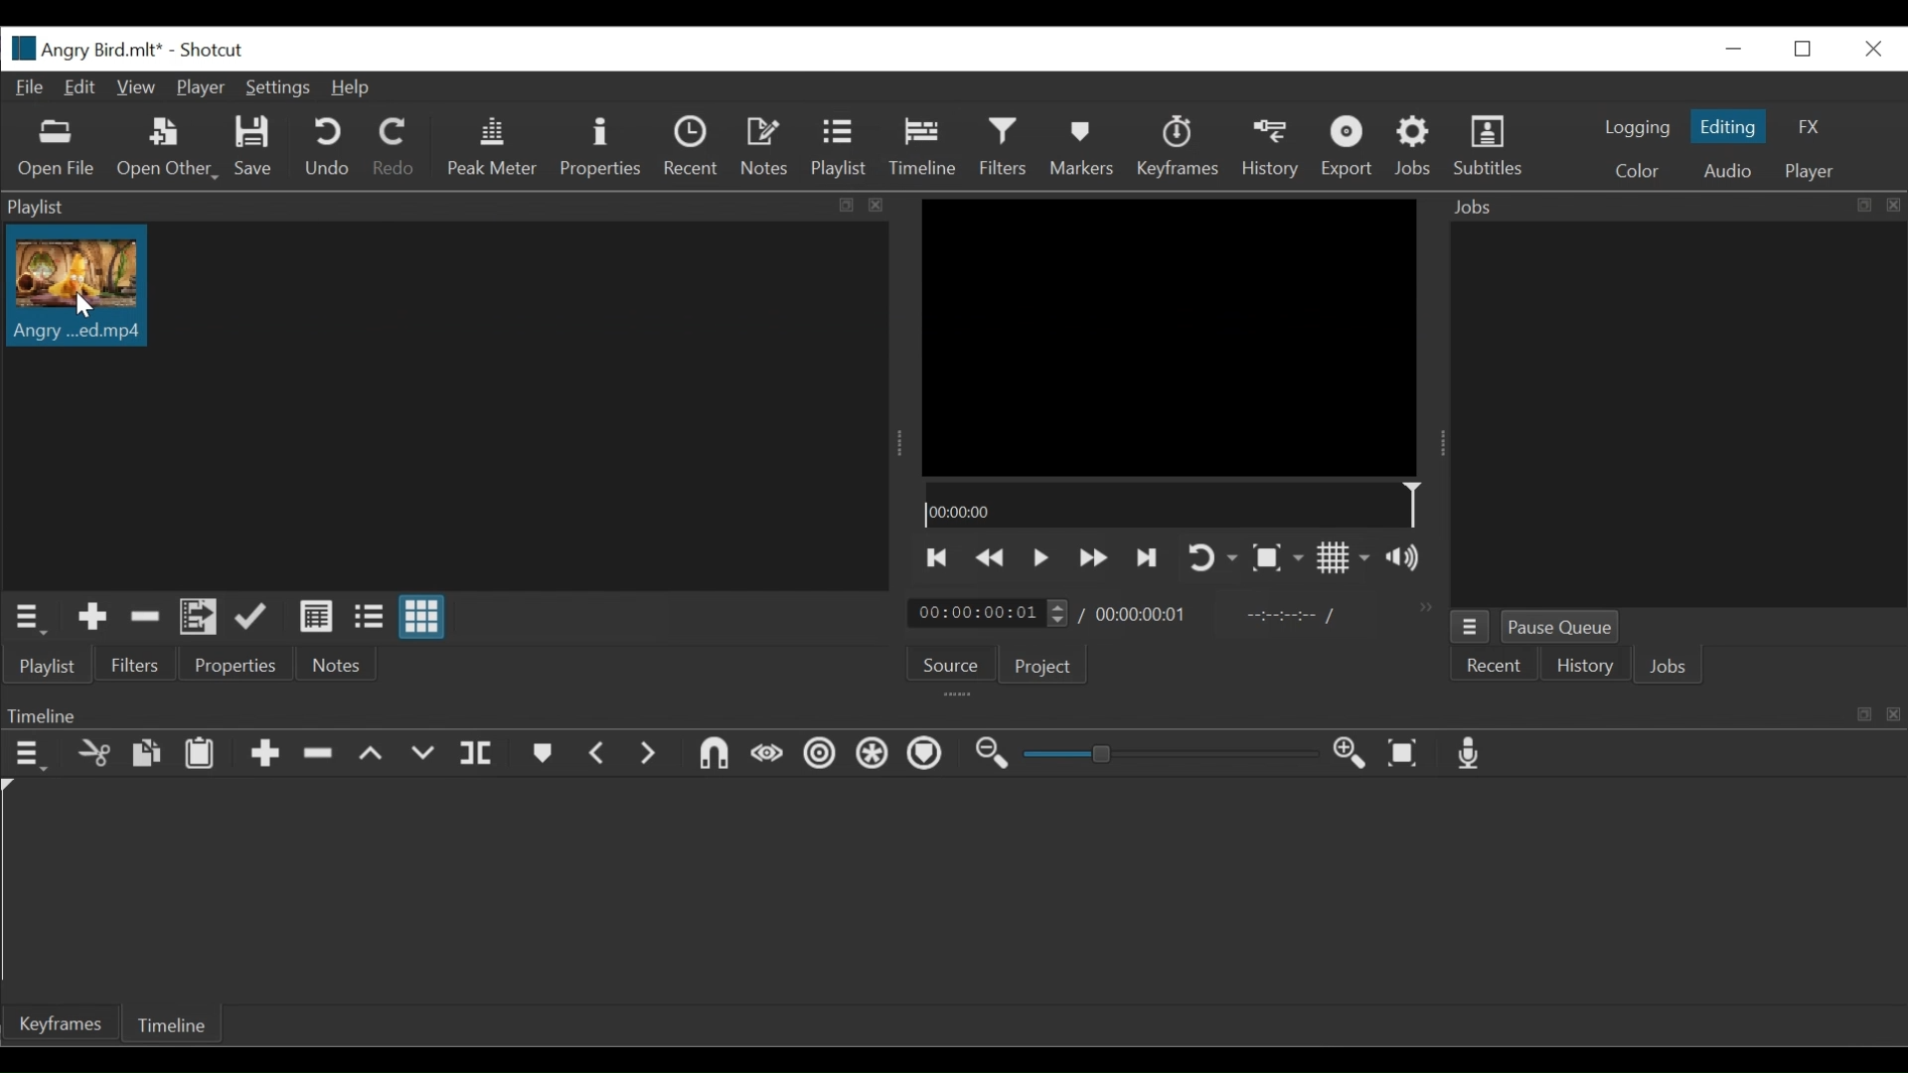 This screenshot has height=1073, width=1908. Describe the element at coordinates (1172, 335) in the screenshot. I see `Media Viewer` at that location.